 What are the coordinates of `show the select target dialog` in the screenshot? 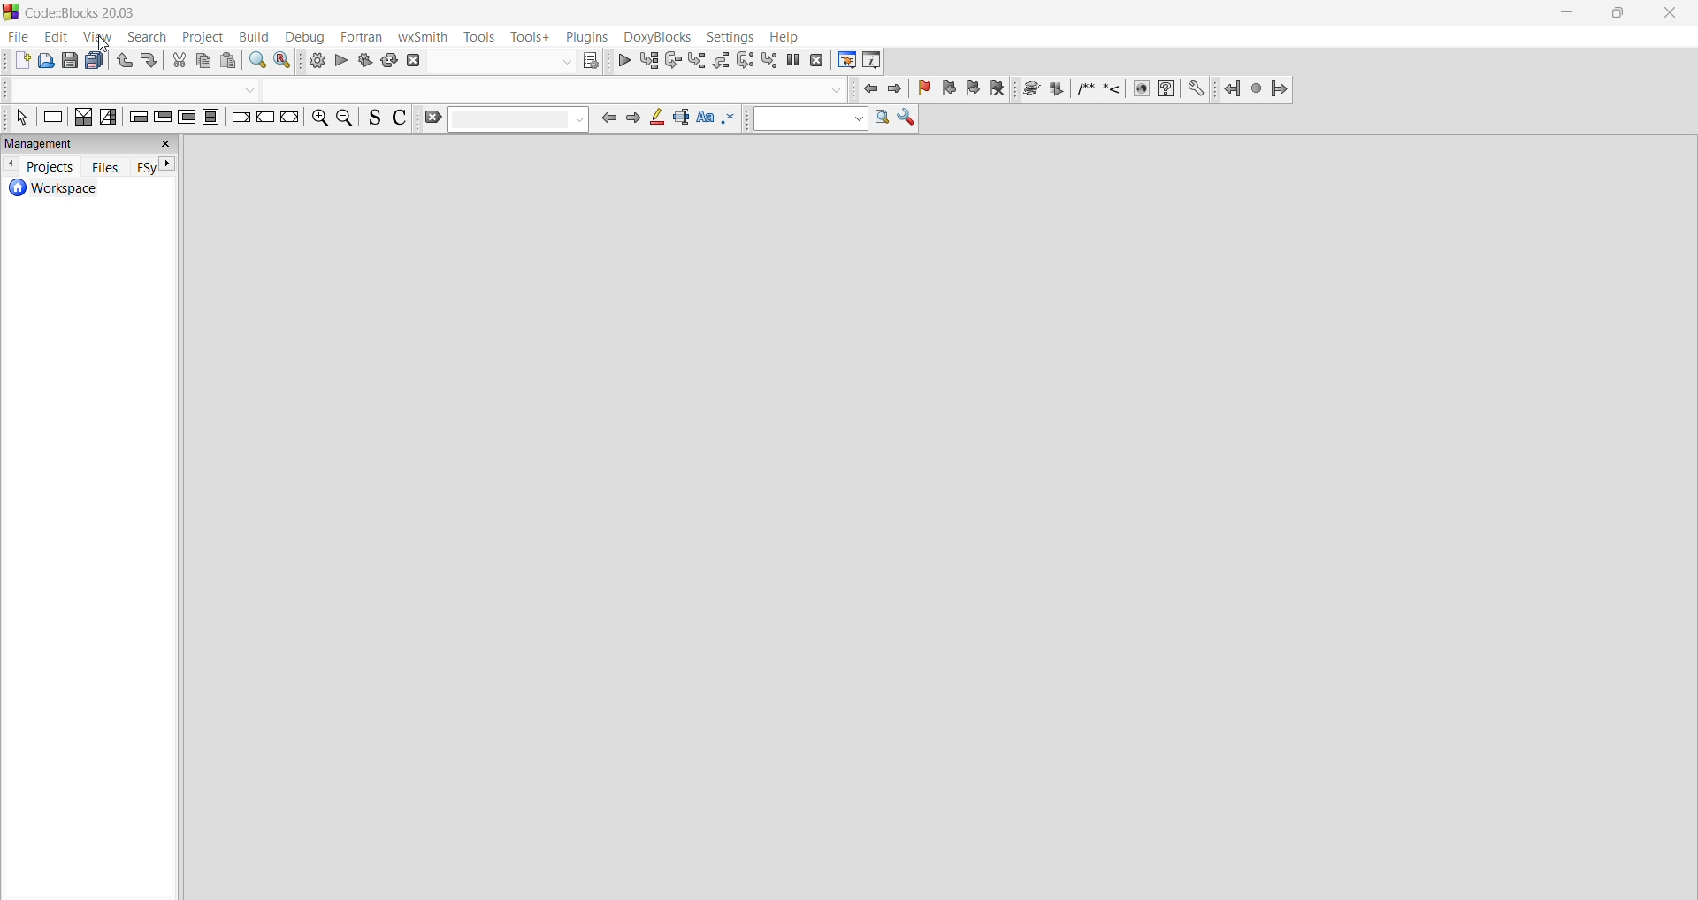 It's located at (2086, 184).